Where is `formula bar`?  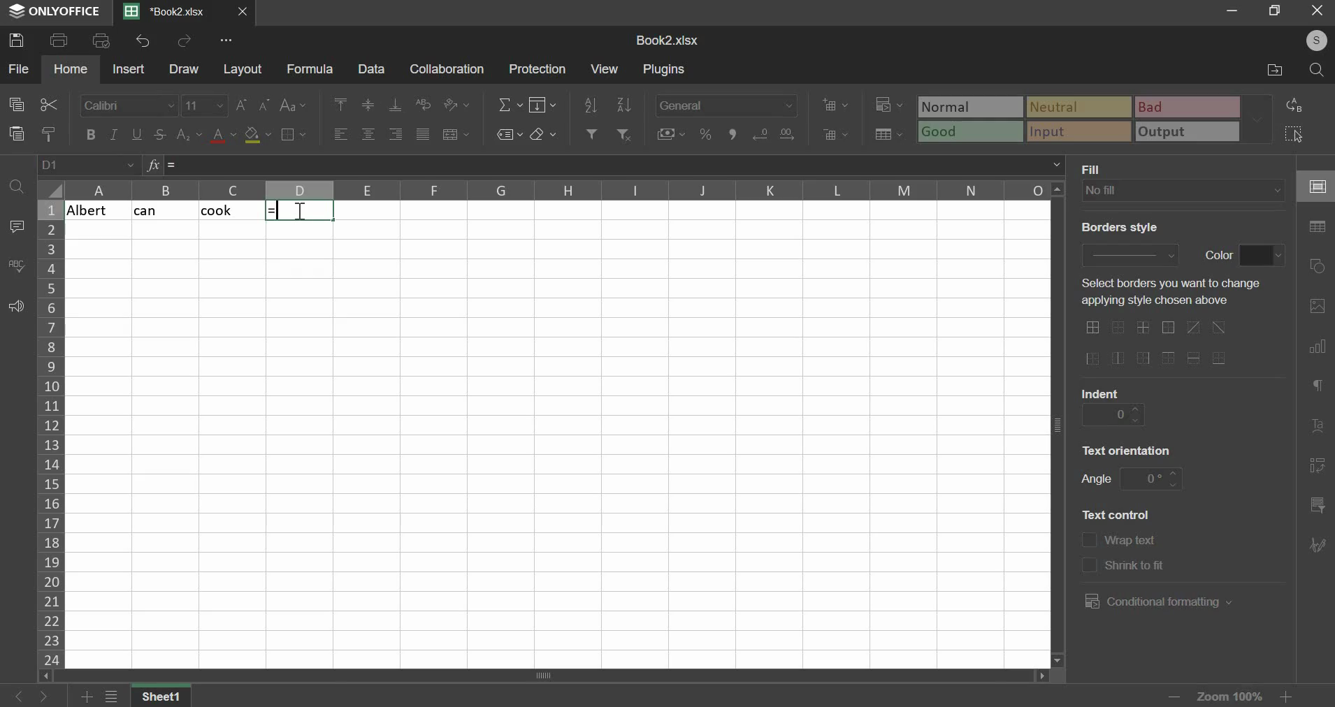
formula bar is located at coordinates (615, 165).